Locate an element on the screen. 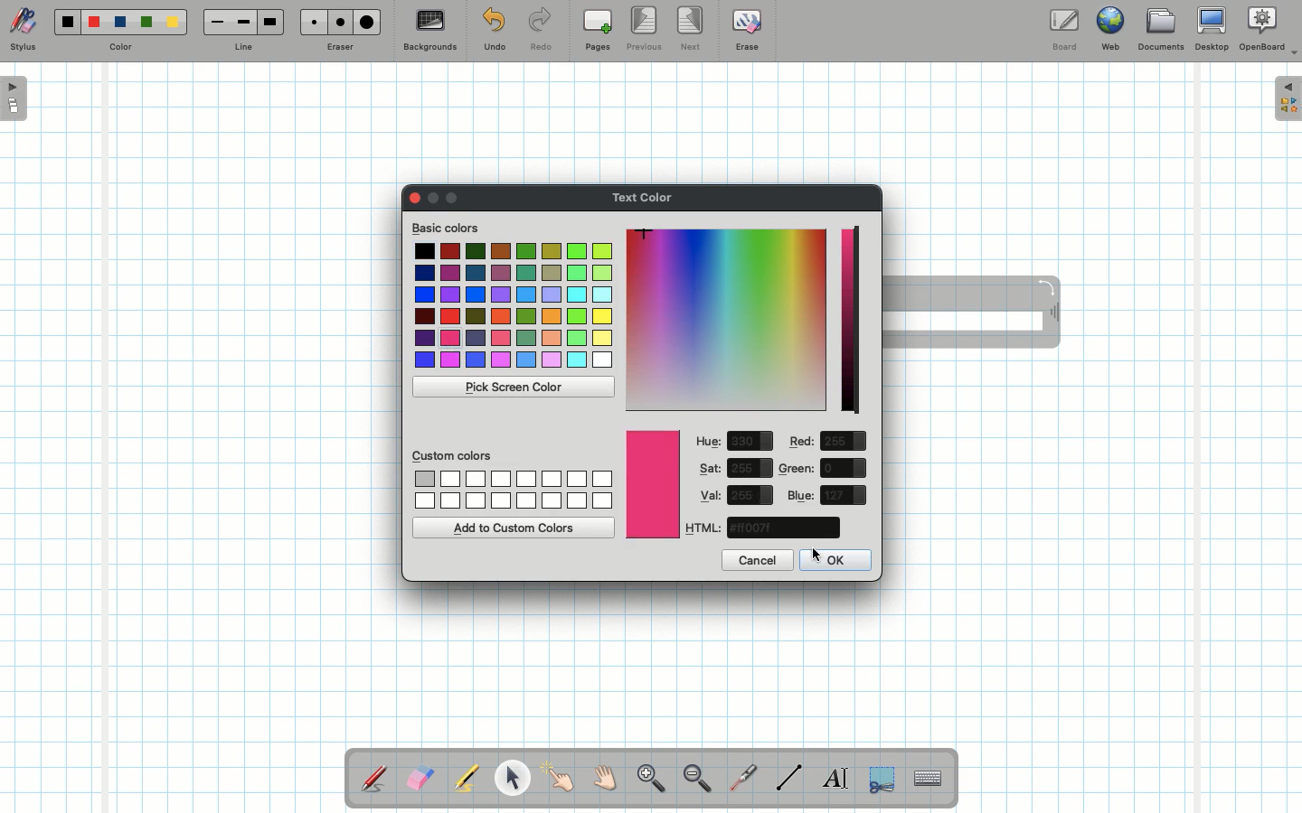  Custom colors is located at coordinates (513, 490).